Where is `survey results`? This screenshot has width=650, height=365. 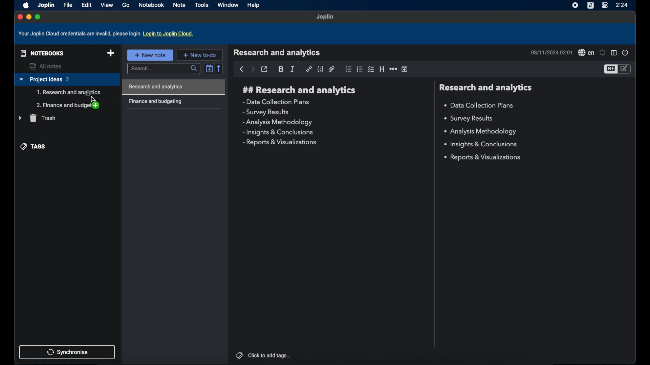
survey results is located at coordinates (471, 119).